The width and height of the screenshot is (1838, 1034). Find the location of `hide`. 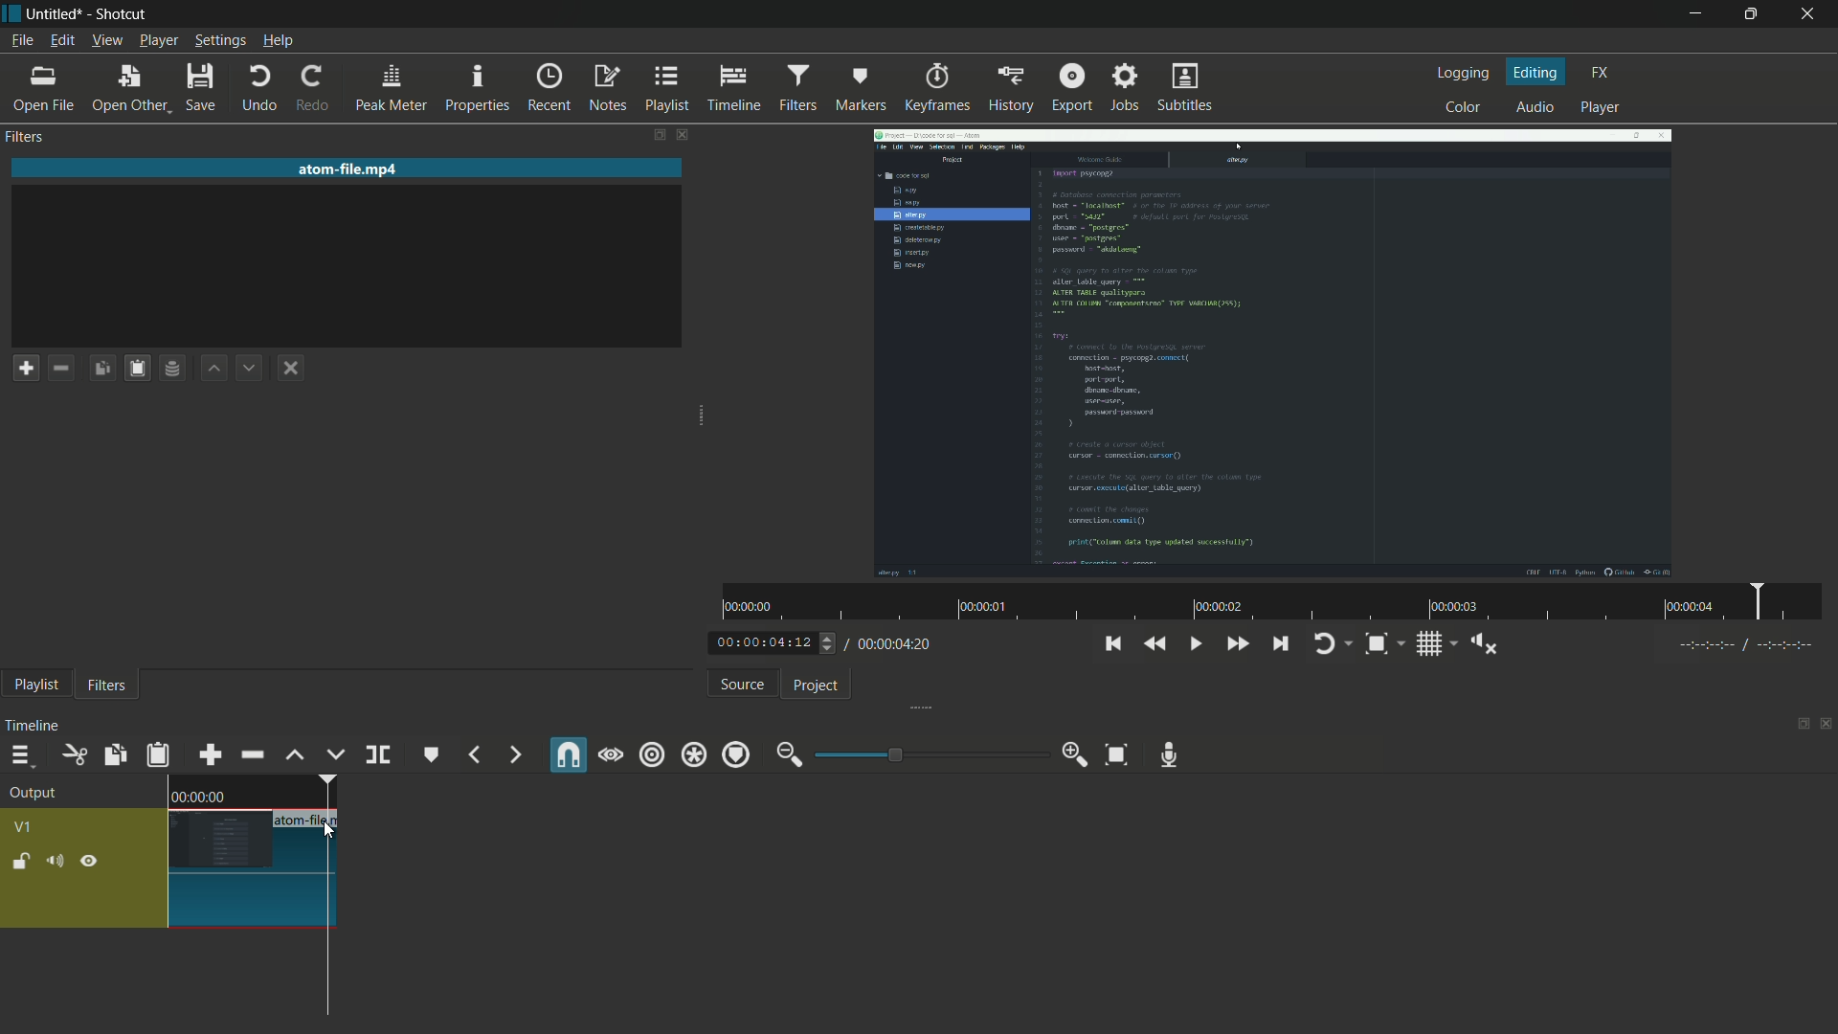

hide is located at coordinates (91, 860).